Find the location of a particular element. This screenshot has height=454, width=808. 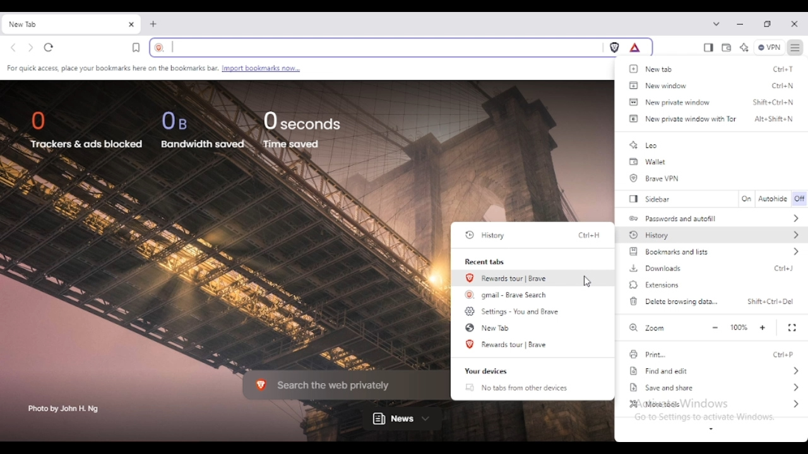

shortcut for new private window is located at coordinates (774, 102).